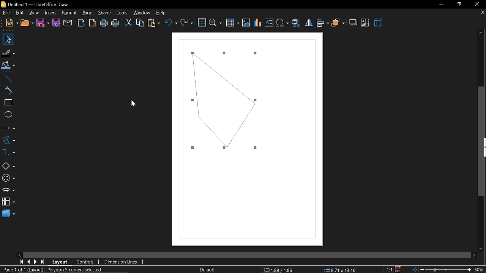 This screenshot has width=486, height=273. Describe the element at coordinates (354, 22) in the screenshot. I see `shadow` at that location.